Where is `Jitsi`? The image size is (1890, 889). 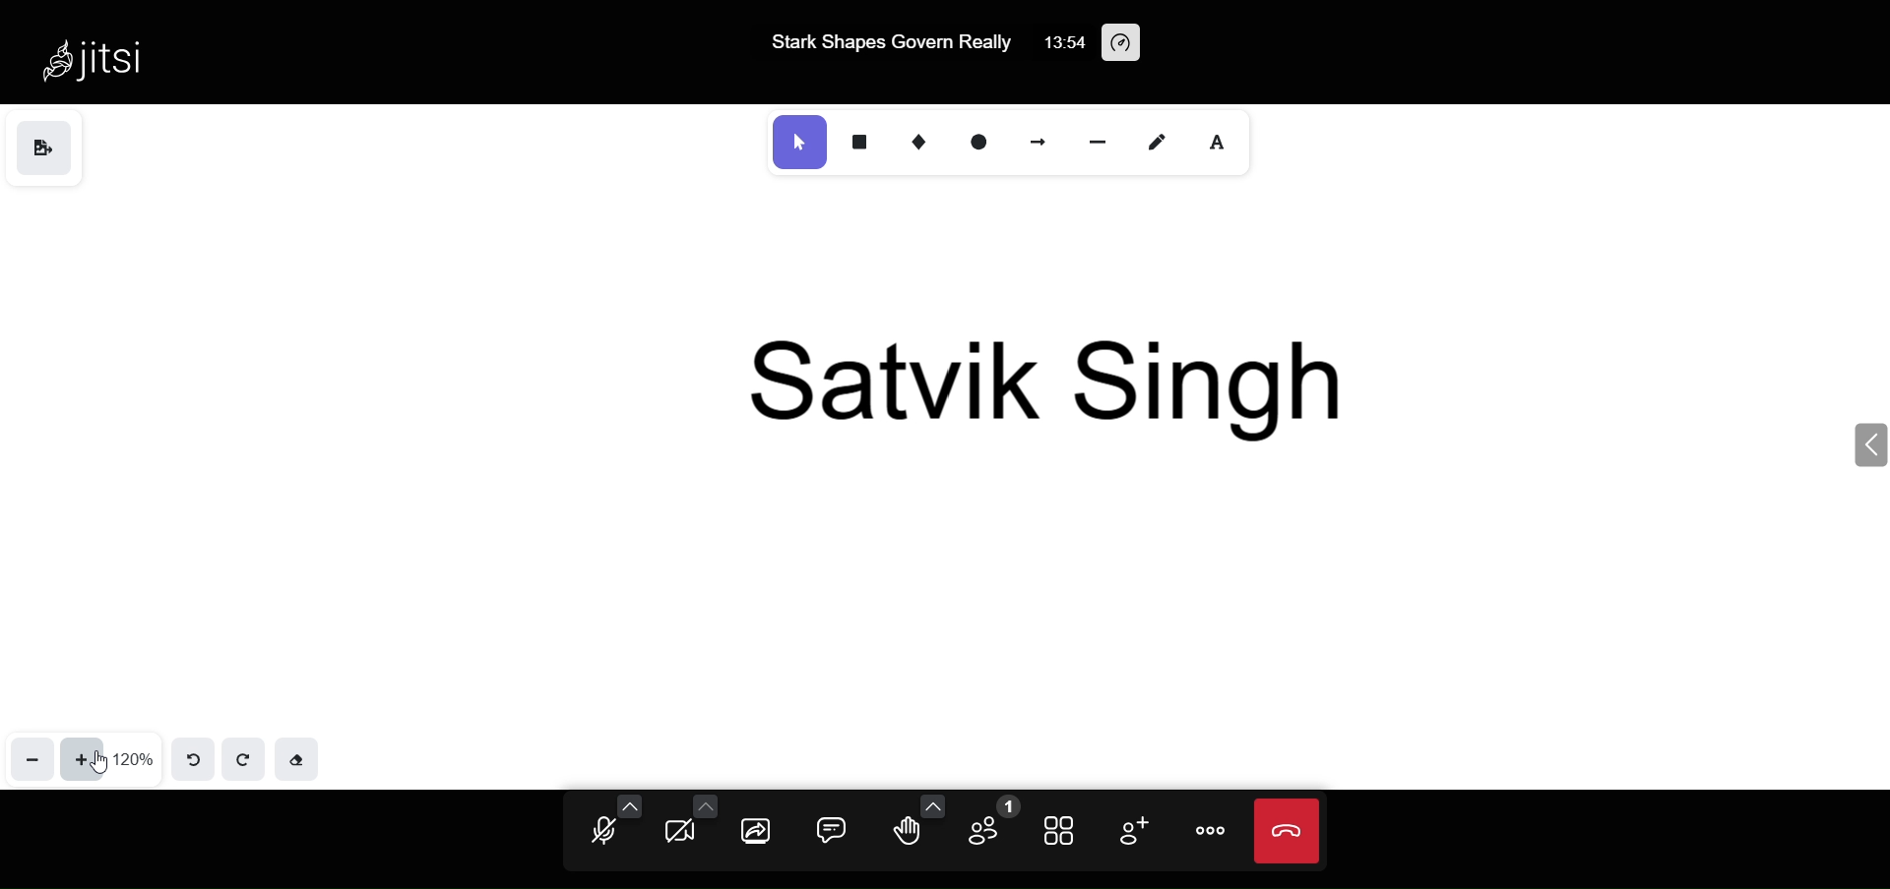 Jitsi is located at coordinates (93, 55).